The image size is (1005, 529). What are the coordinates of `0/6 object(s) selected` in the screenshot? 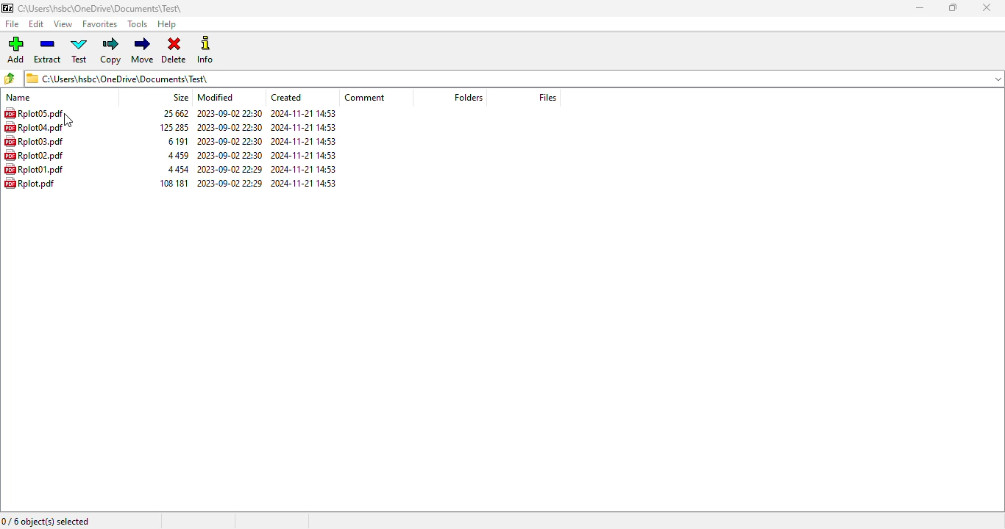 It's located at (47, 522).